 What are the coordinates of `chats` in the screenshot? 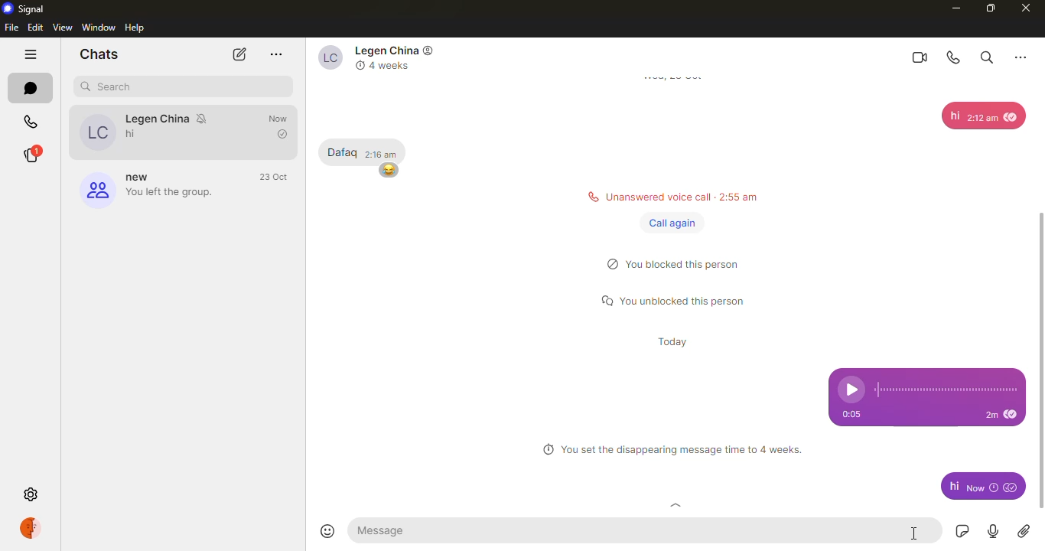 It's located at (99, 54).